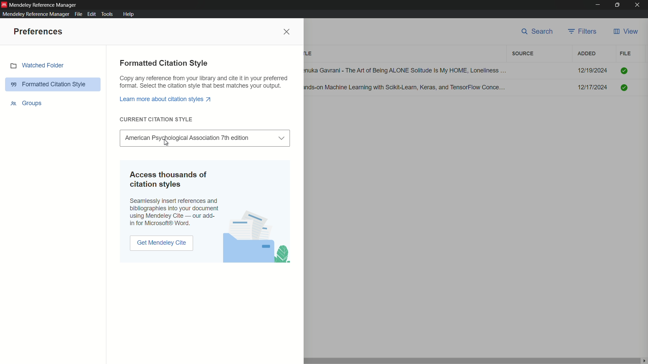  Describe the element at coordinates (166, 99) in the screenshot. I see `Learn more about citation styles` at that location.